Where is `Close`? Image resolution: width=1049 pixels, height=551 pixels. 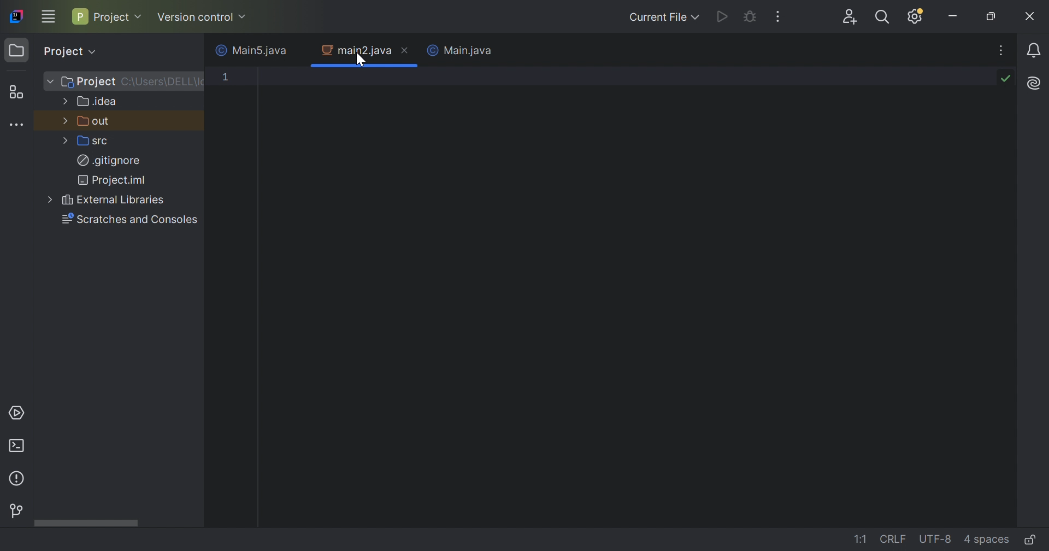 Close is located at coordinates (1031, 17).